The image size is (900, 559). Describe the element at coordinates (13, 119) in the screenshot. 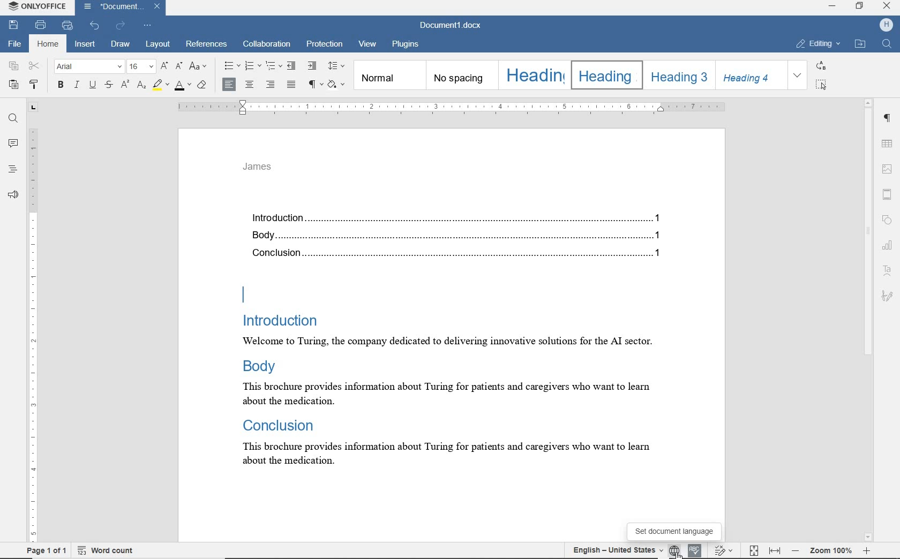

I see `find` at that location.